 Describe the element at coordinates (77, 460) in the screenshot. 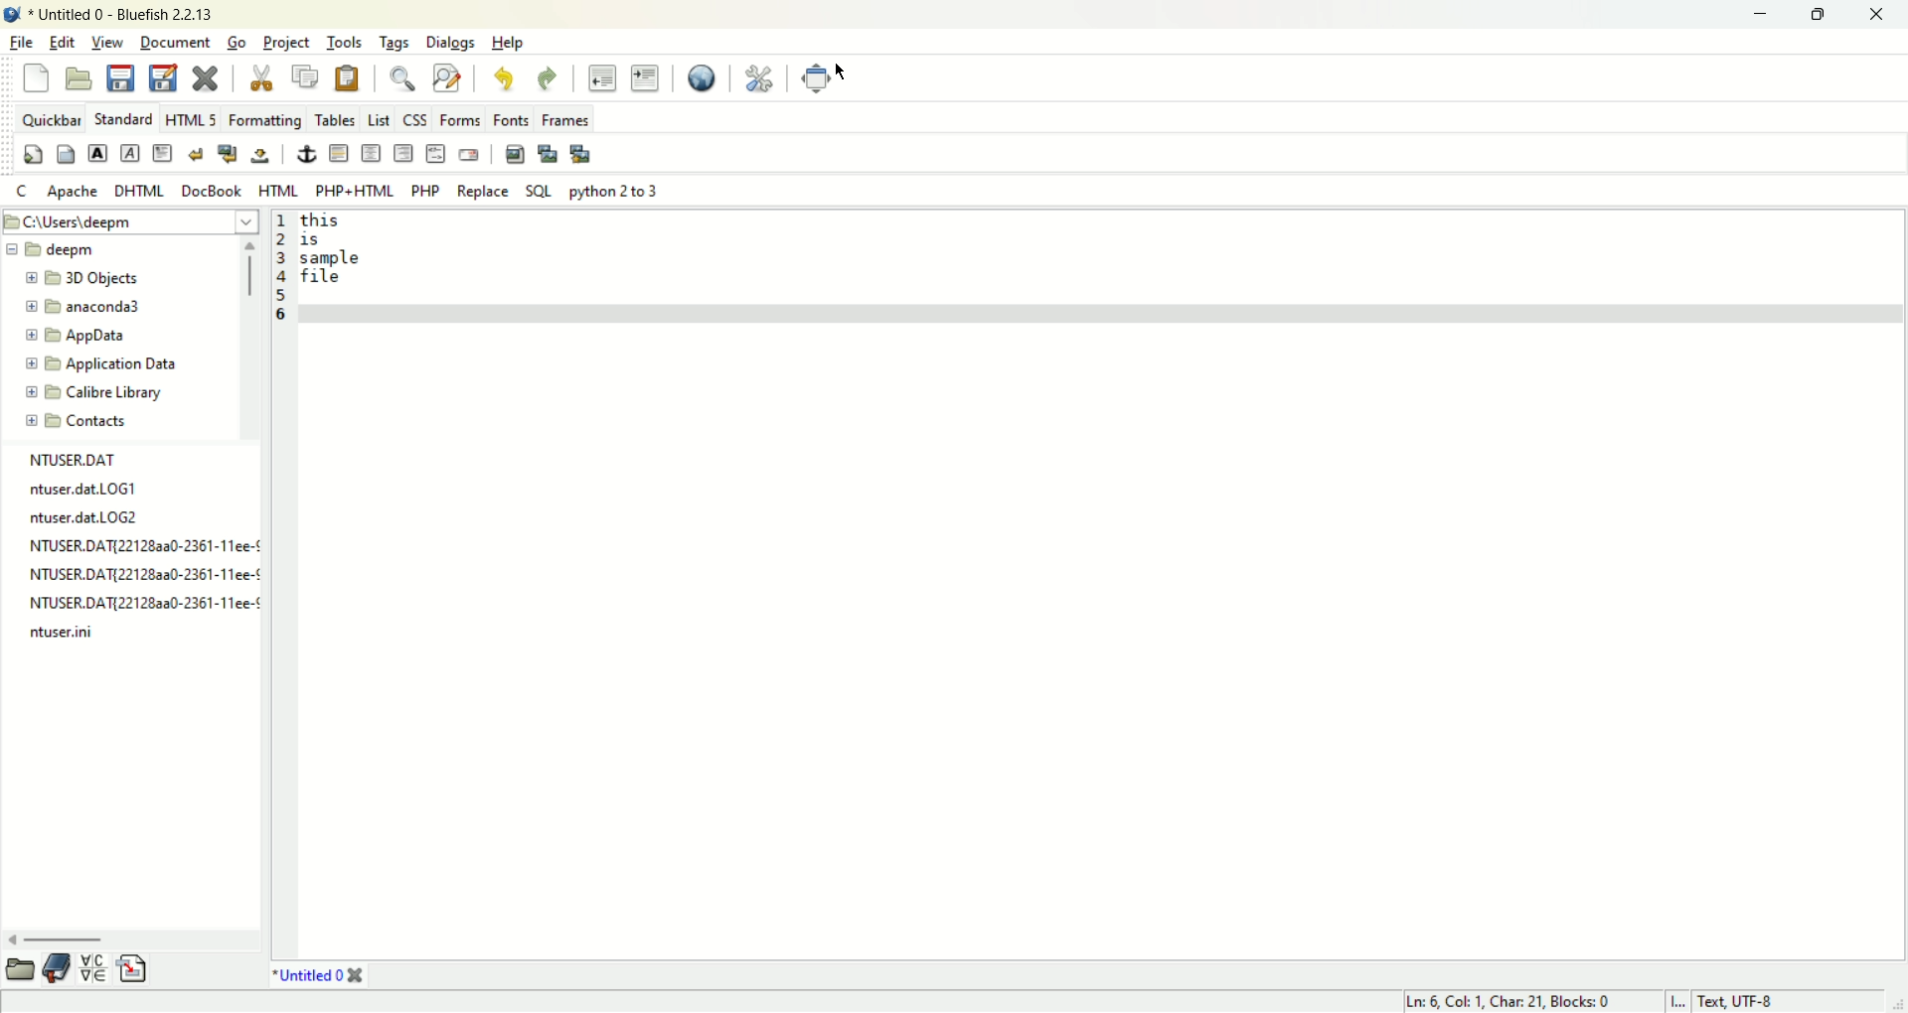

I see `NTUSER.DAT` at that location.